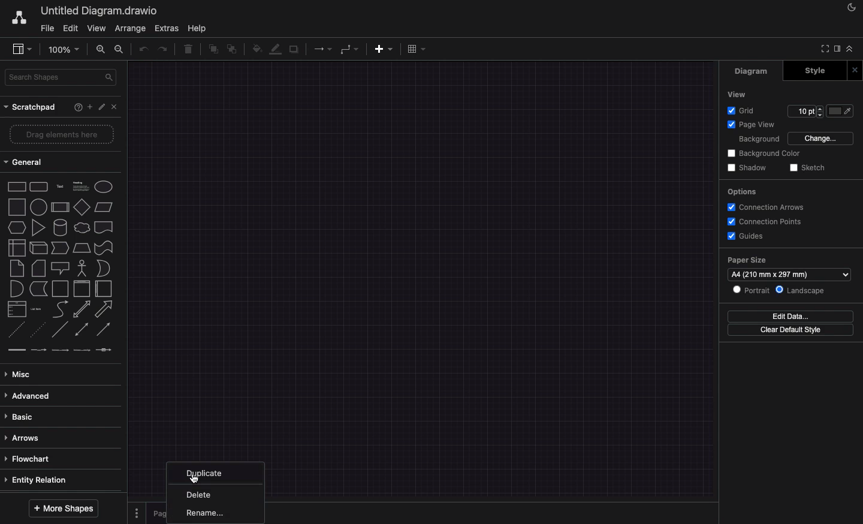 The width and height of the screenshot is (863, 524). I want to click on fill color, so click(257, 49).